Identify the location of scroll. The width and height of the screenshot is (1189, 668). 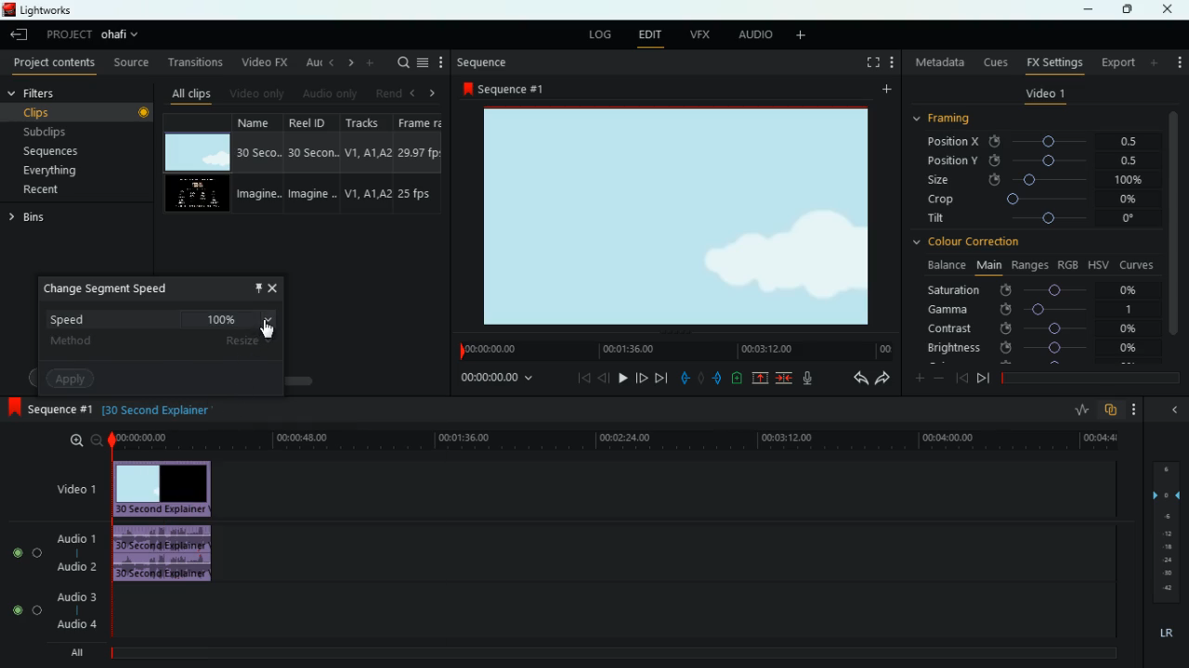
(300, 380).